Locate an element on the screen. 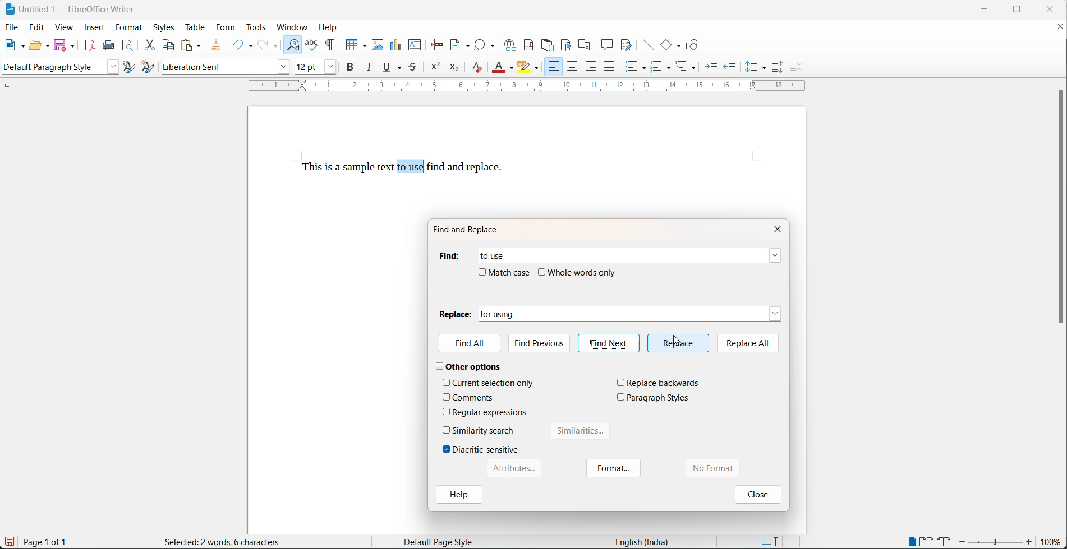 The image size is (1067, 549). scaling is located at coordinates (535, 87).